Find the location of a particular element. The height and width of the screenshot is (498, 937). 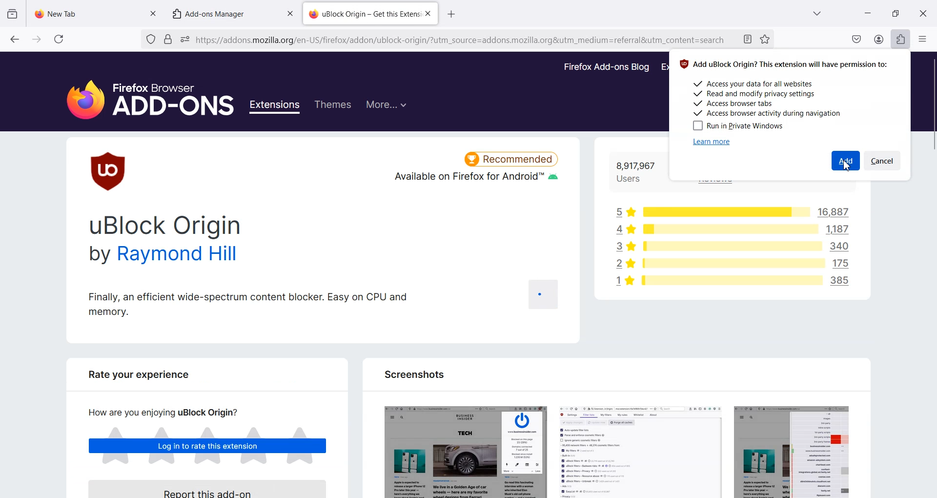

1 star rating is located at coordinates (621, 283).